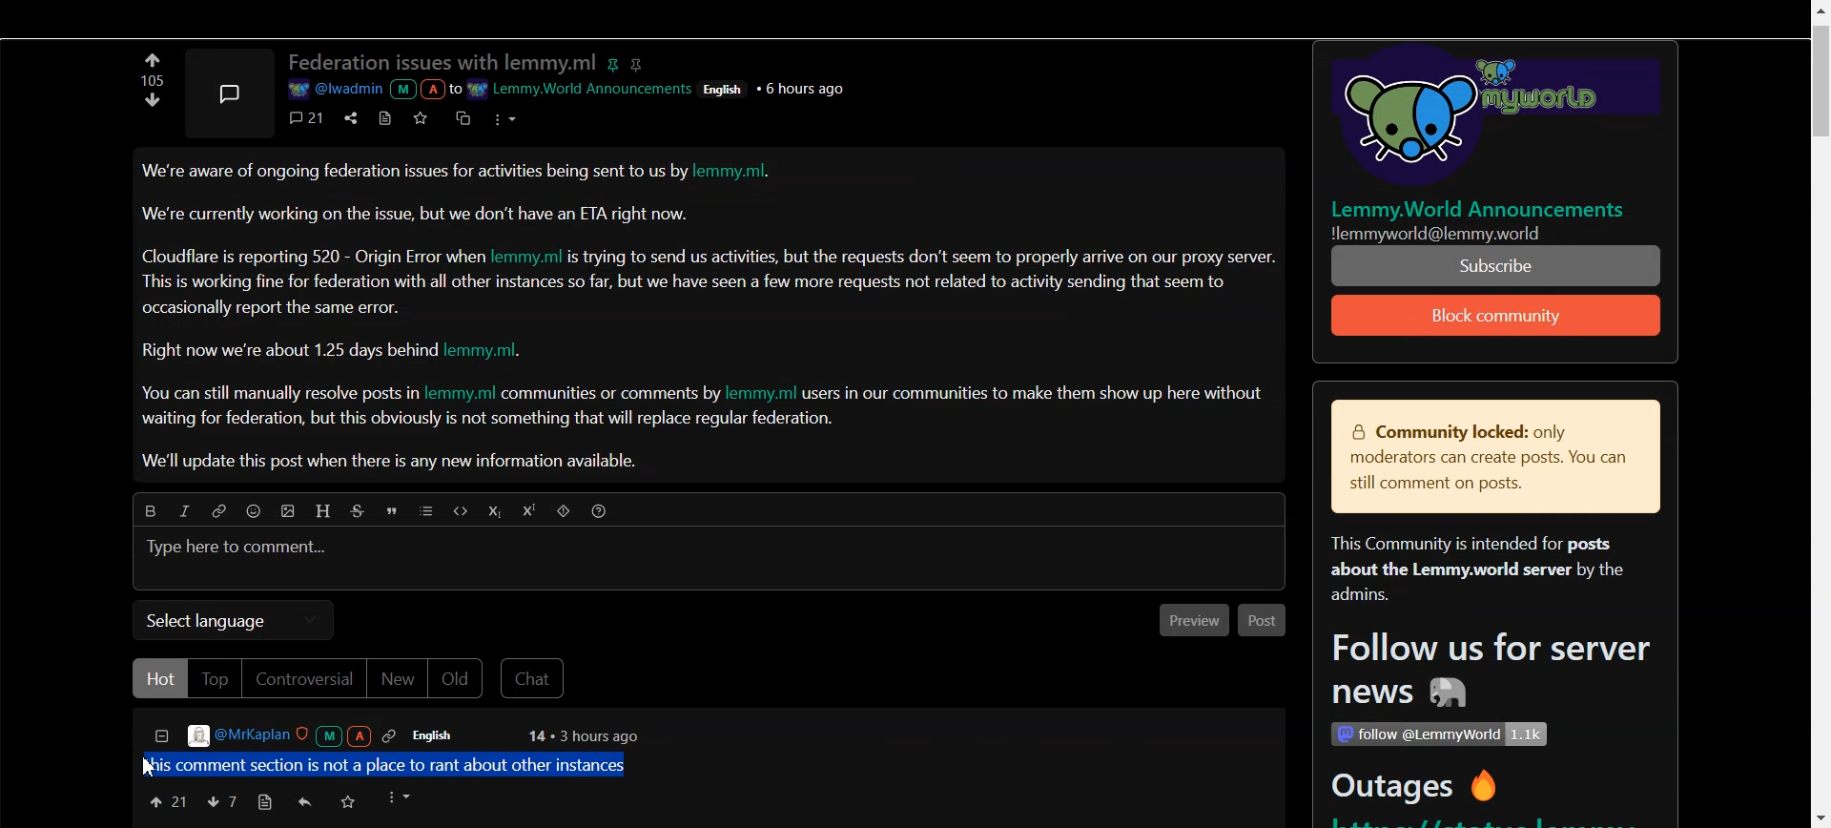  Describe the element at coordinates (763, 393) in the screenshot. I see `lemmy.ml` at that location.